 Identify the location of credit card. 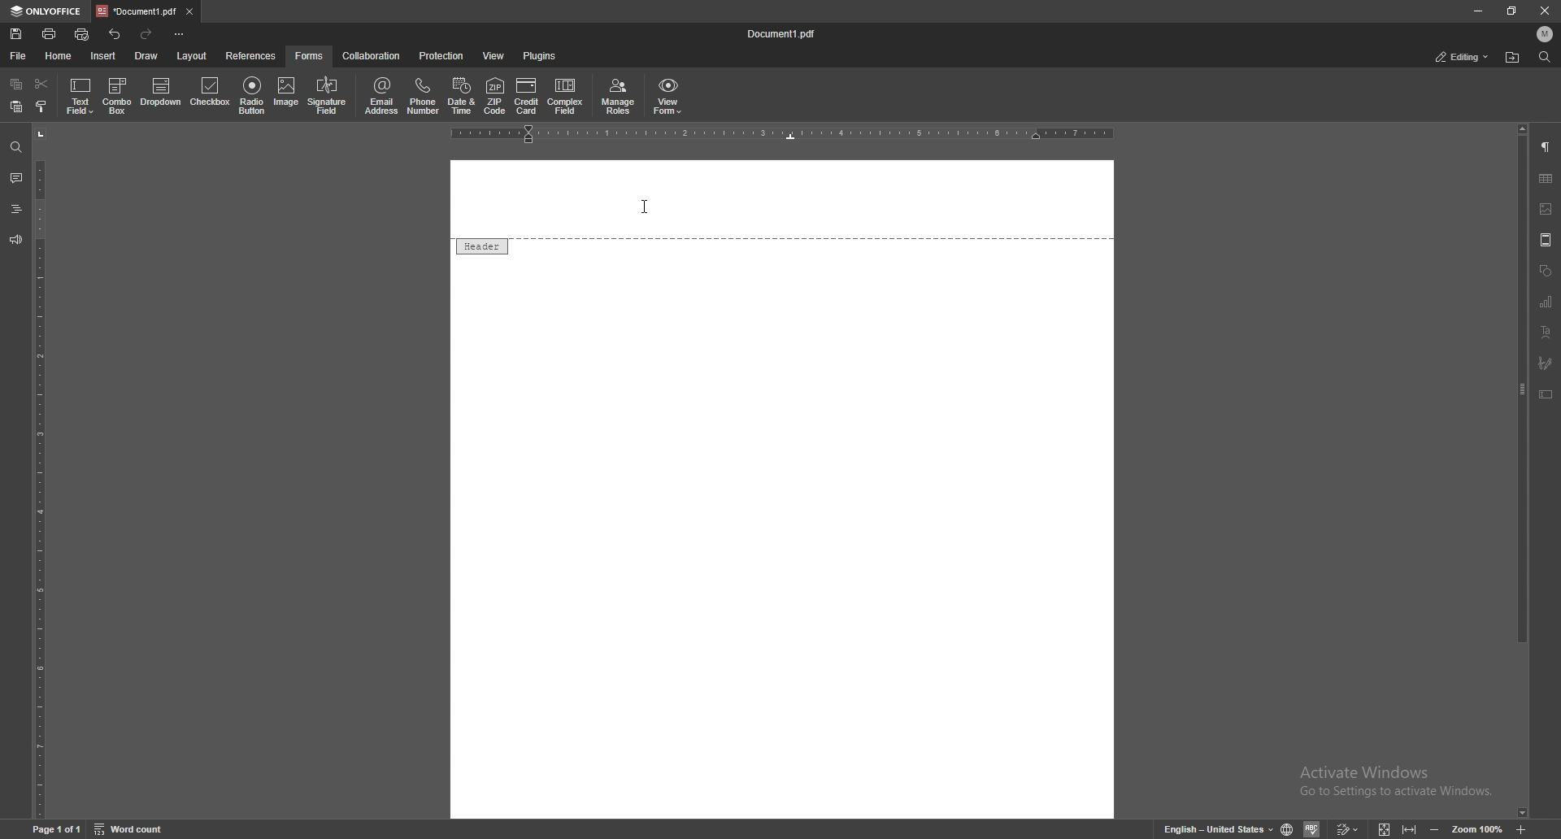
(526, 97).